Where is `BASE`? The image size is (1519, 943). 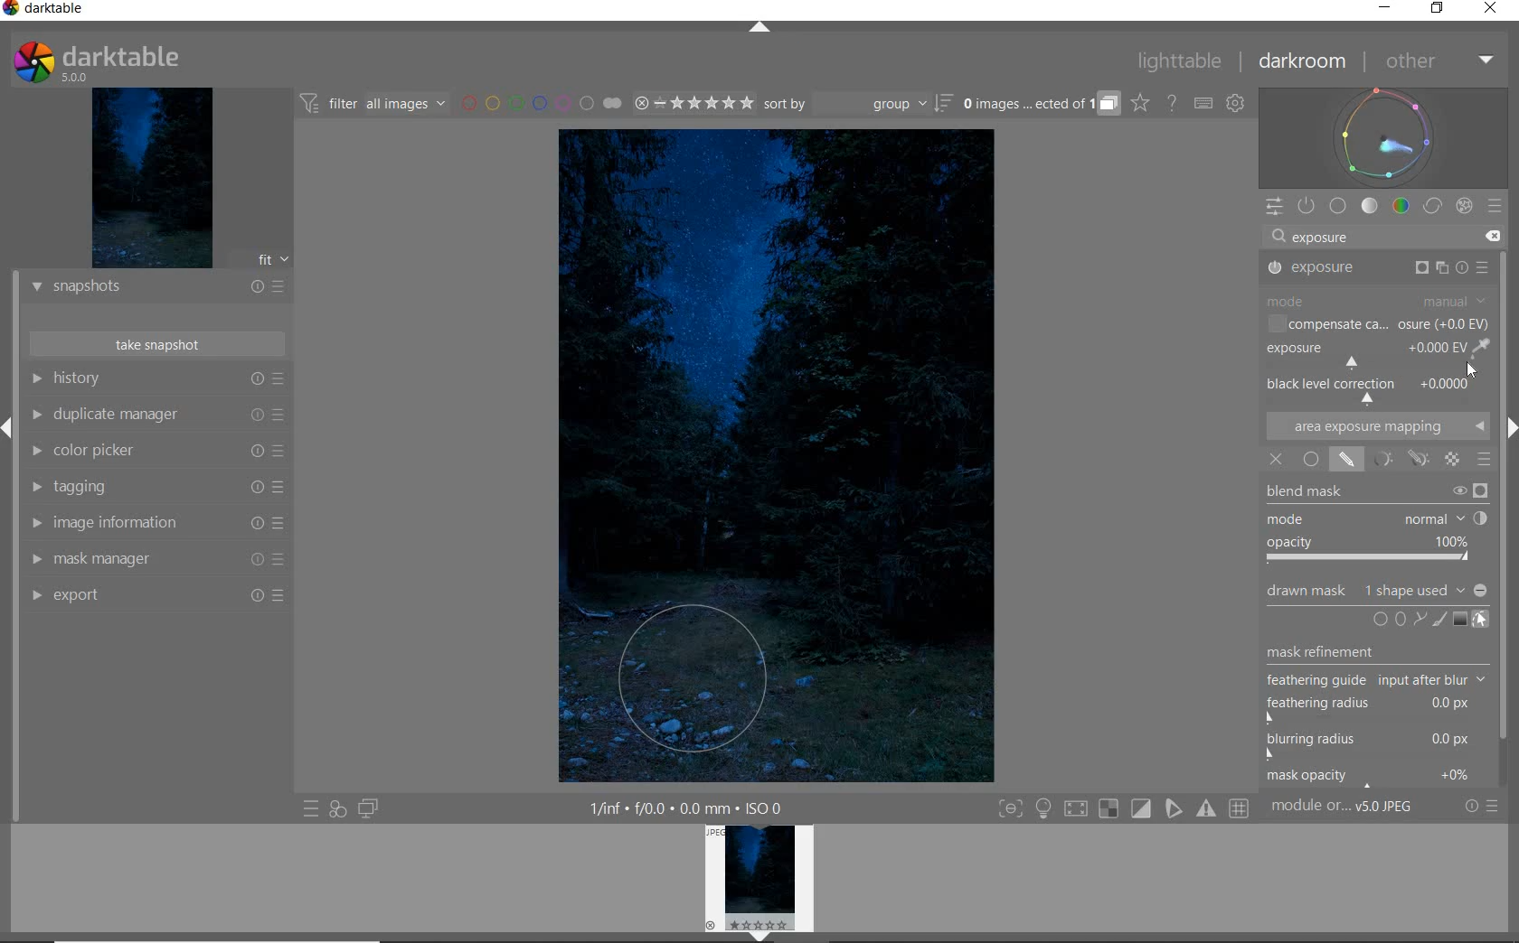 BASE is located at coordinates (1338, 205).